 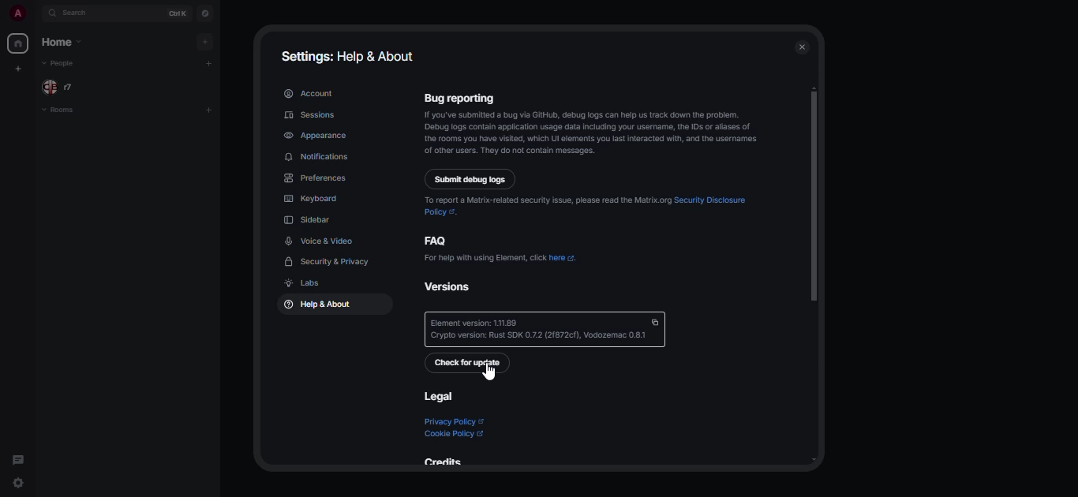 What do you see at coordinates (207, 12) in the screenshot?
I see `navigator` at bounding box center [207, 12].